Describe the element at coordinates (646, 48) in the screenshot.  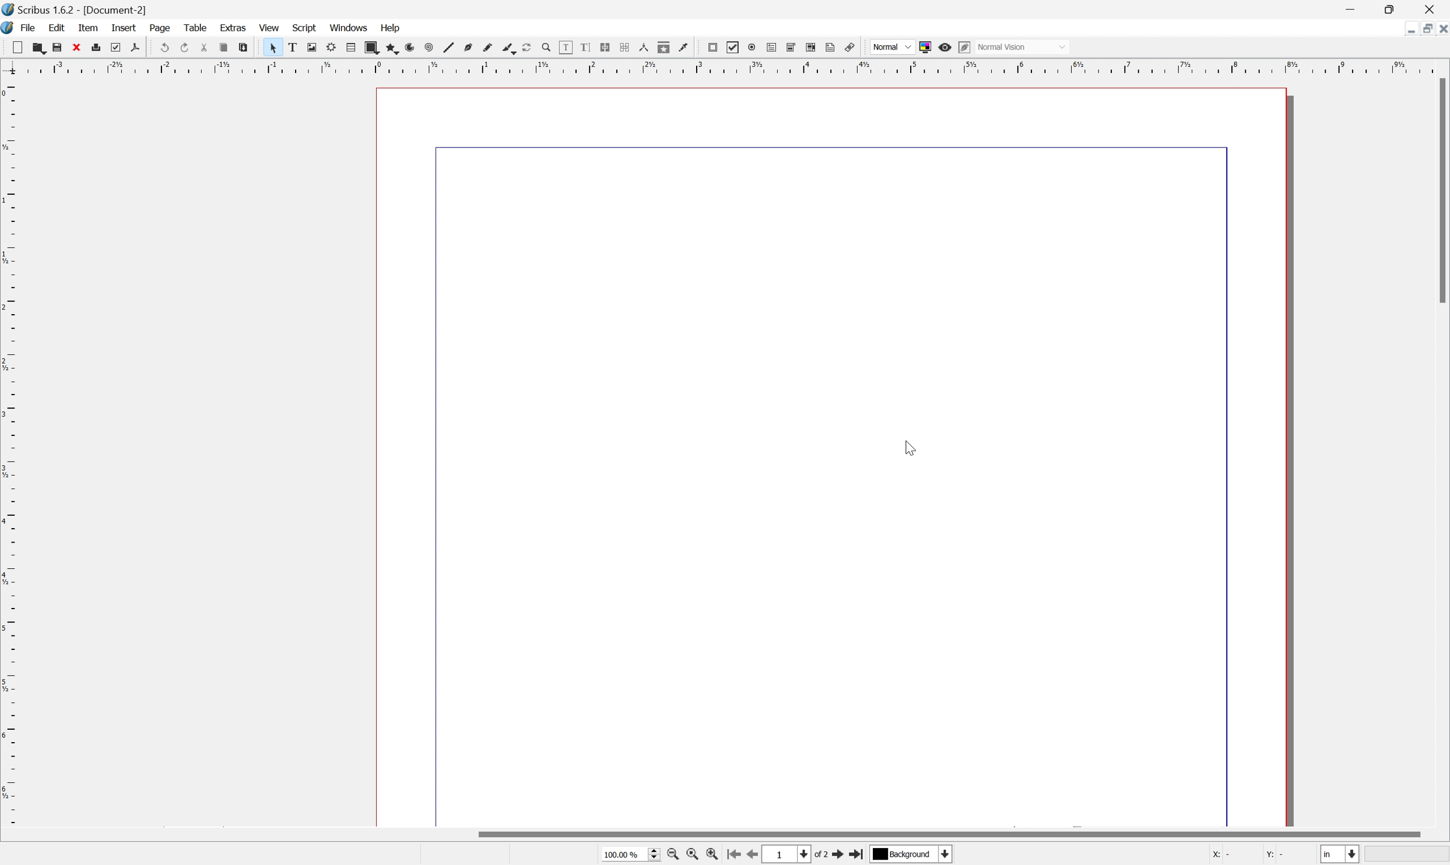
I see `Measurements` at that location.